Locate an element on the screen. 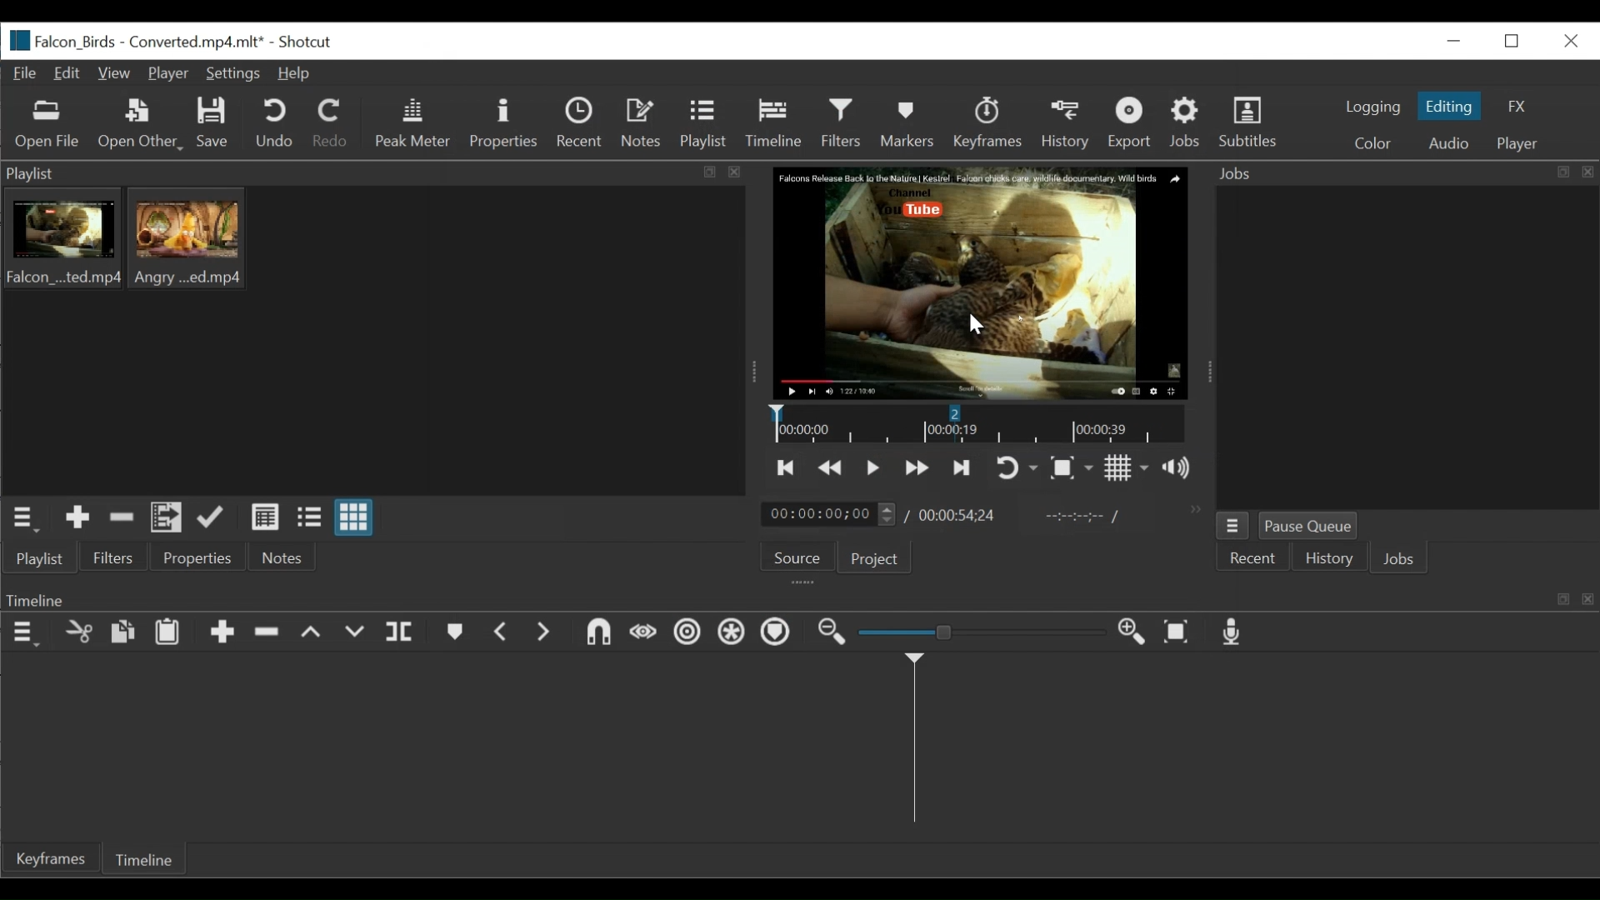 This screenshot has height=900, width=1600. Markers is located at coordinates (457, 633).